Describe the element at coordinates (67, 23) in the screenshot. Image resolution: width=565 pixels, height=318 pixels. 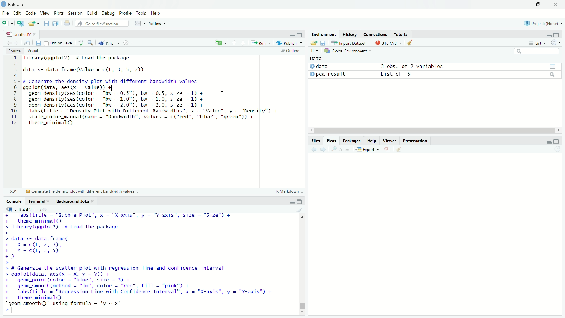
I see `Print the current file` at that location.